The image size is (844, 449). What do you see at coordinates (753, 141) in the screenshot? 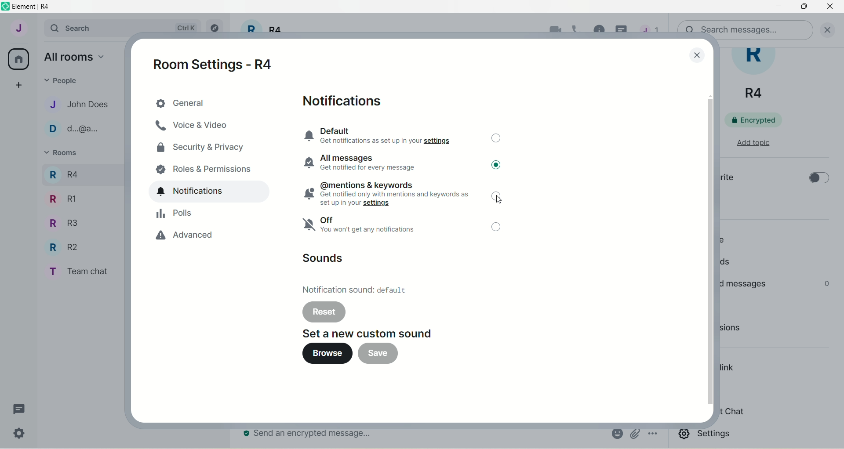
I see `add topic` at bounding box center [753, 141].